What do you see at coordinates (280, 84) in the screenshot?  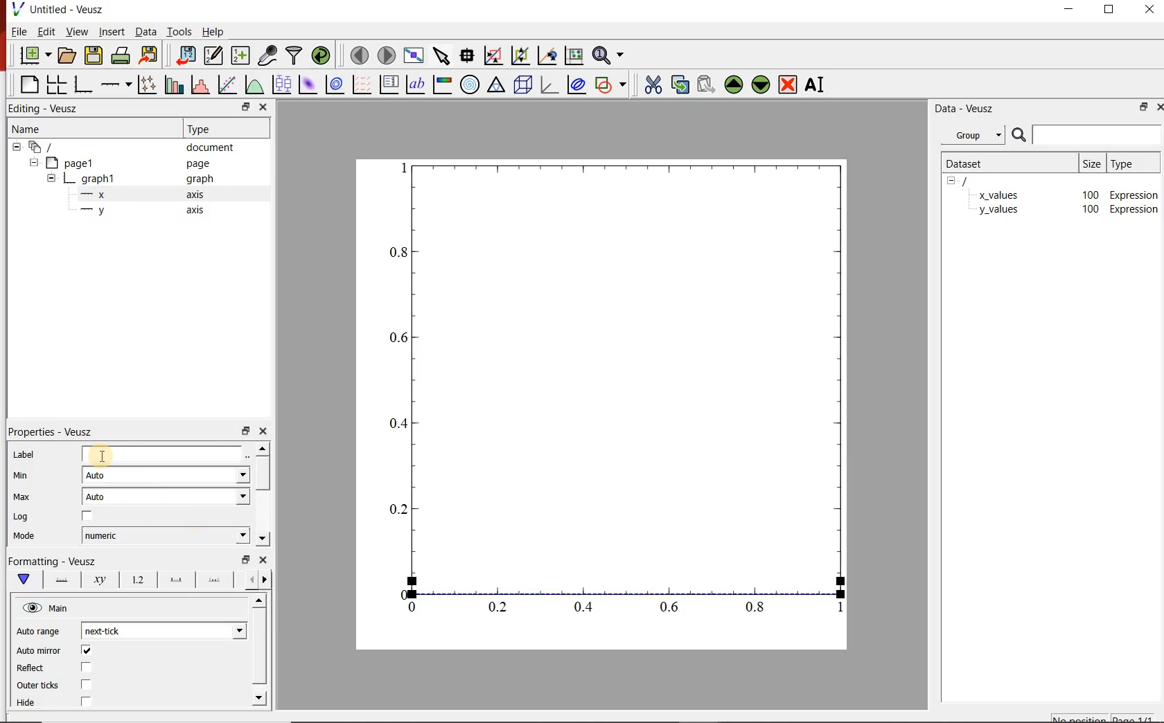 I see `plot box plots` at bounding box center [280, 84].